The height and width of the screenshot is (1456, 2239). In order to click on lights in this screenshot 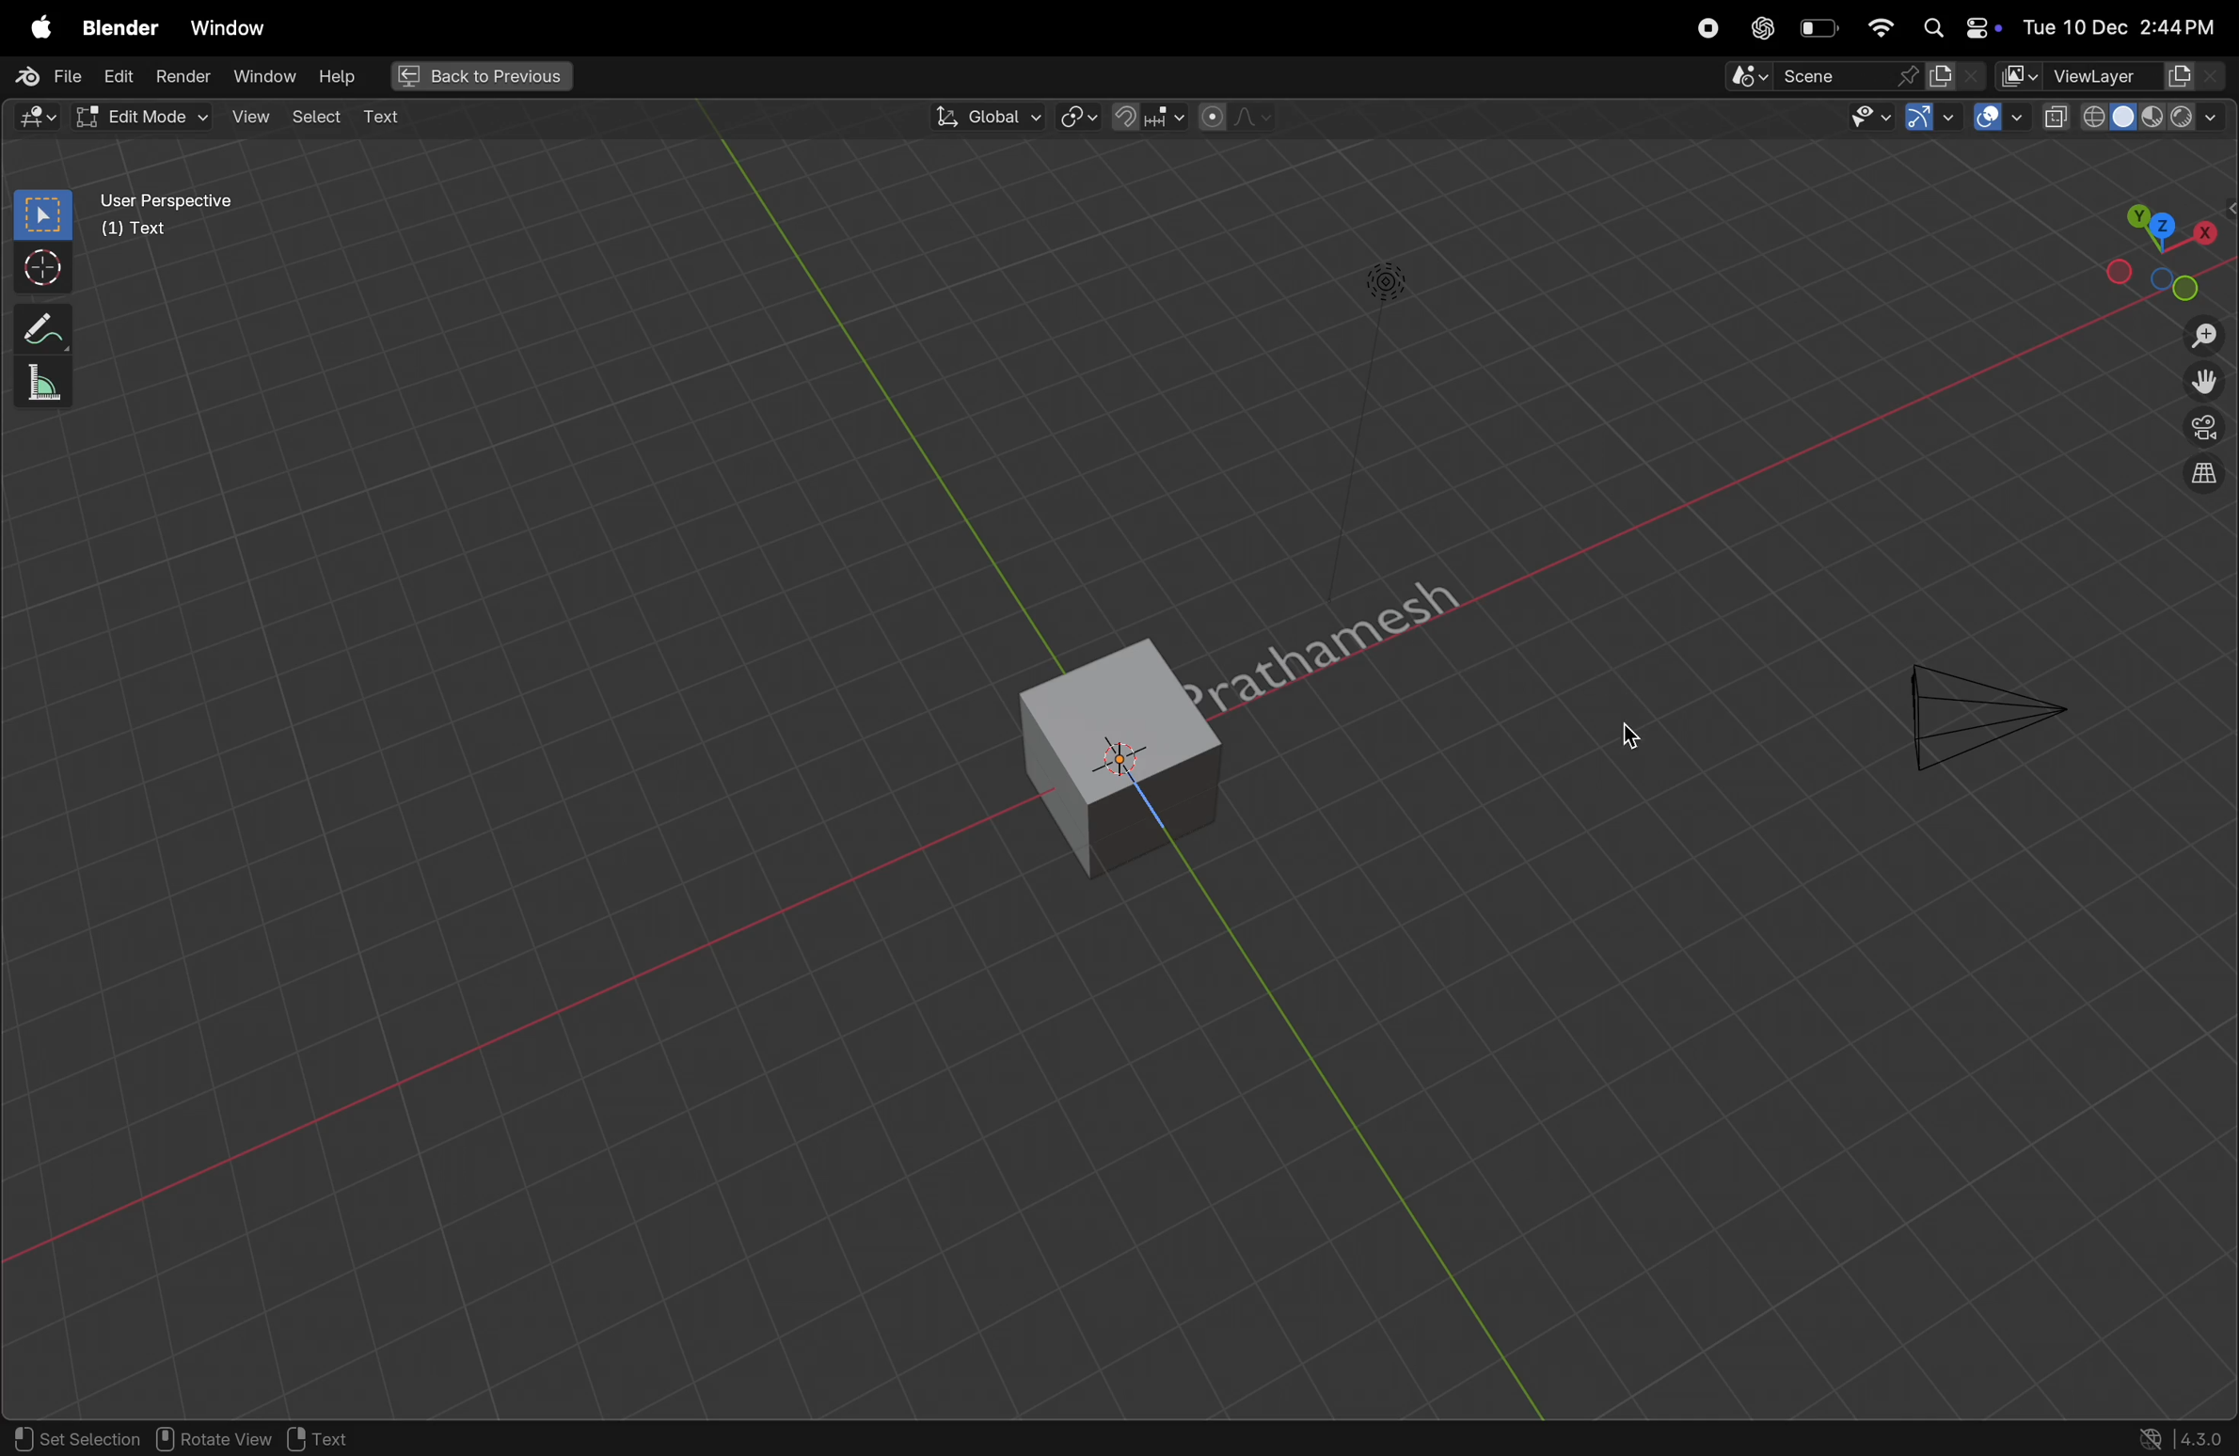, I will do `click(1389, 284)`.